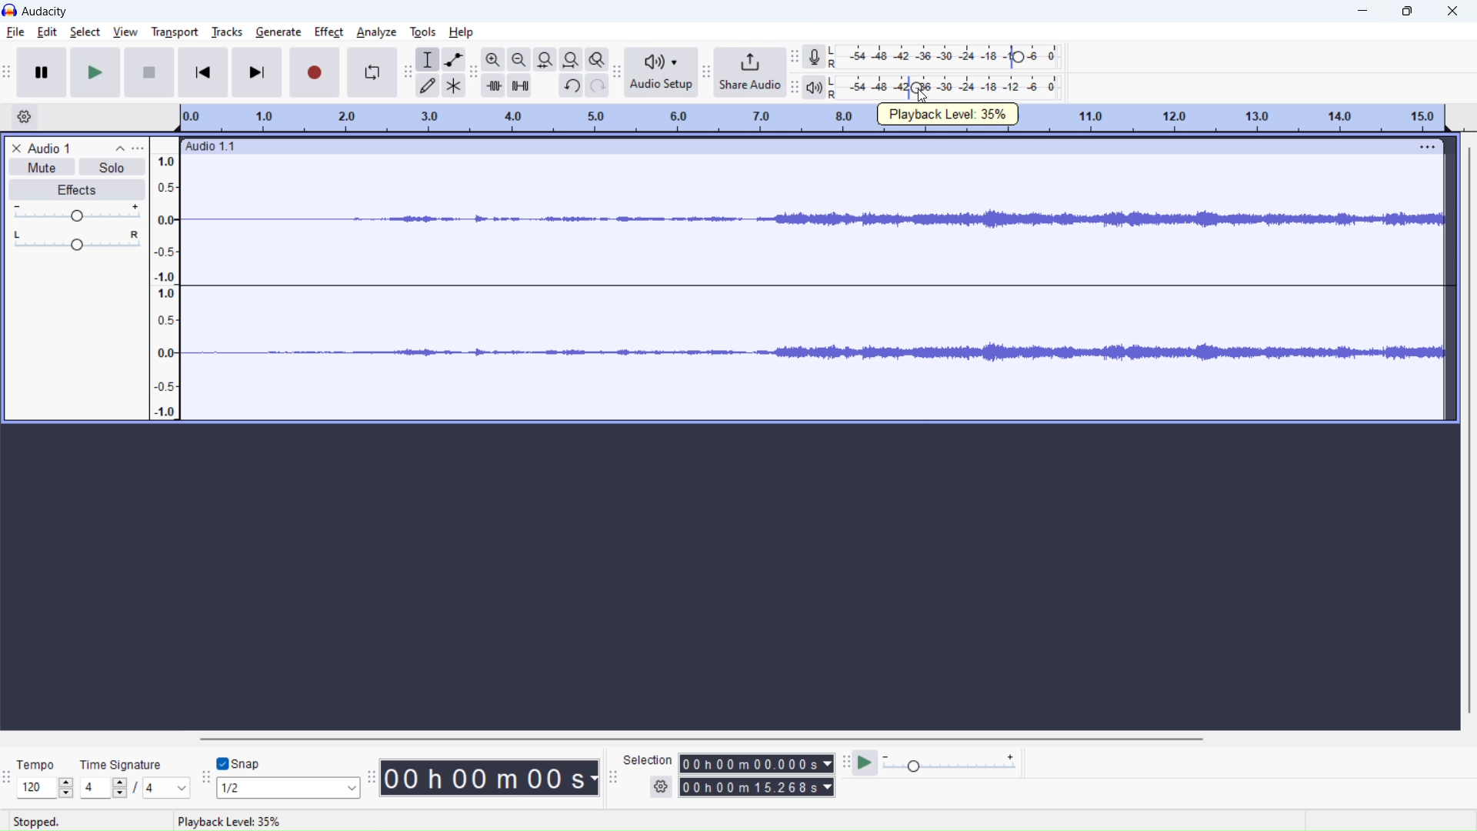 The image size is (1477, 831). I want to click on play at speed toolbar, so click(845, 763).